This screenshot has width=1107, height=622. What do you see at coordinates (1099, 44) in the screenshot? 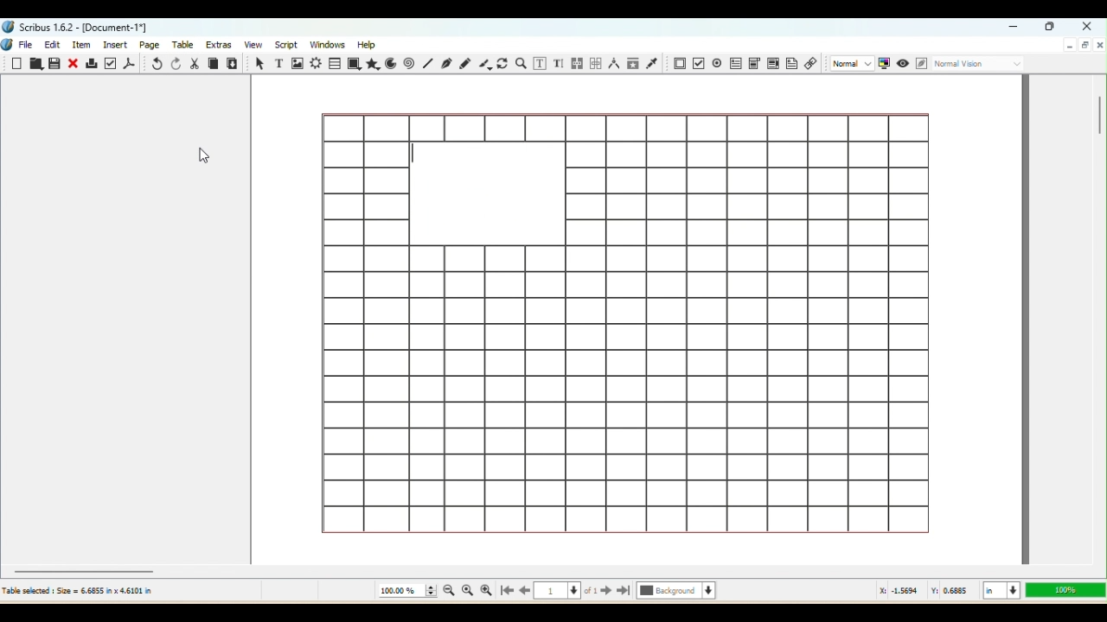
I see `Close document` at bounding box center [1099, 44].